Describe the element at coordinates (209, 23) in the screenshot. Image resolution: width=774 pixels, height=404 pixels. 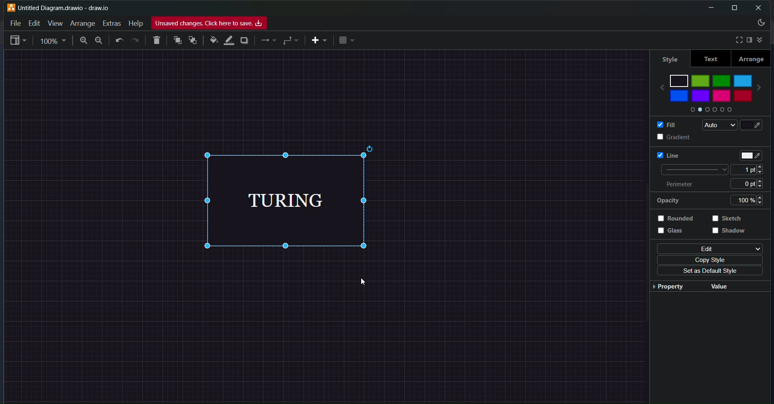
I see `Unsaved changes. Click here to save. os` at that location.